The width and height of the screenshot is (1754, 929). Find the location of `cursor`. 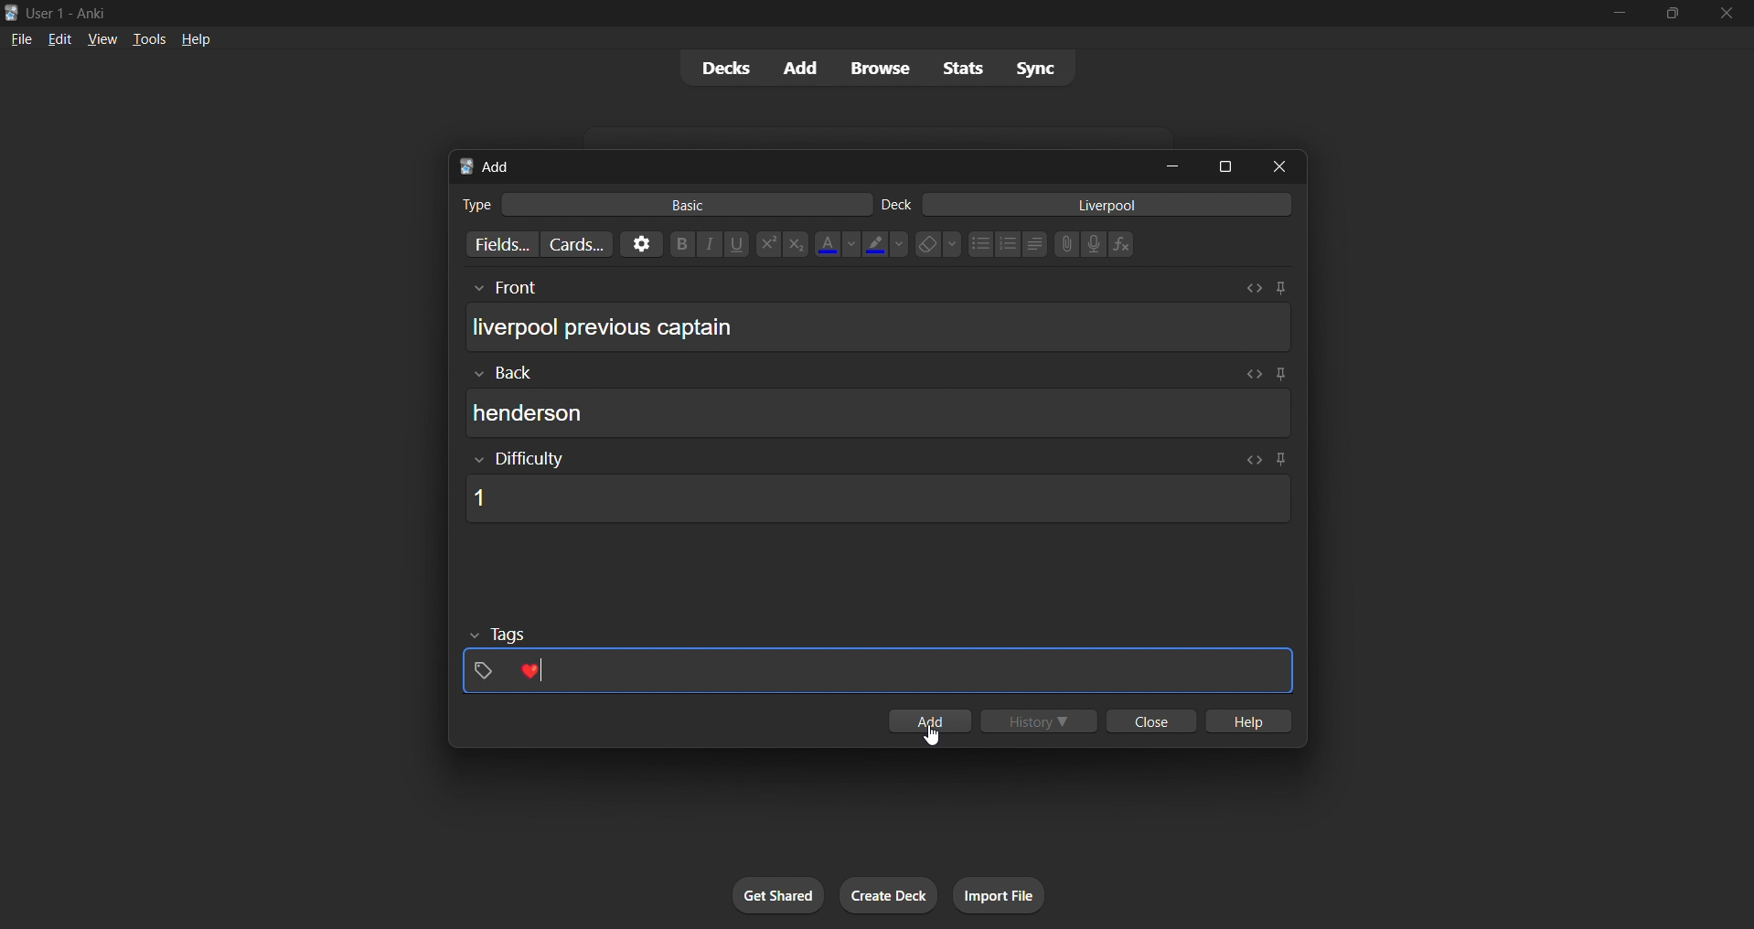

cursor is located at coordinates (936, 736).